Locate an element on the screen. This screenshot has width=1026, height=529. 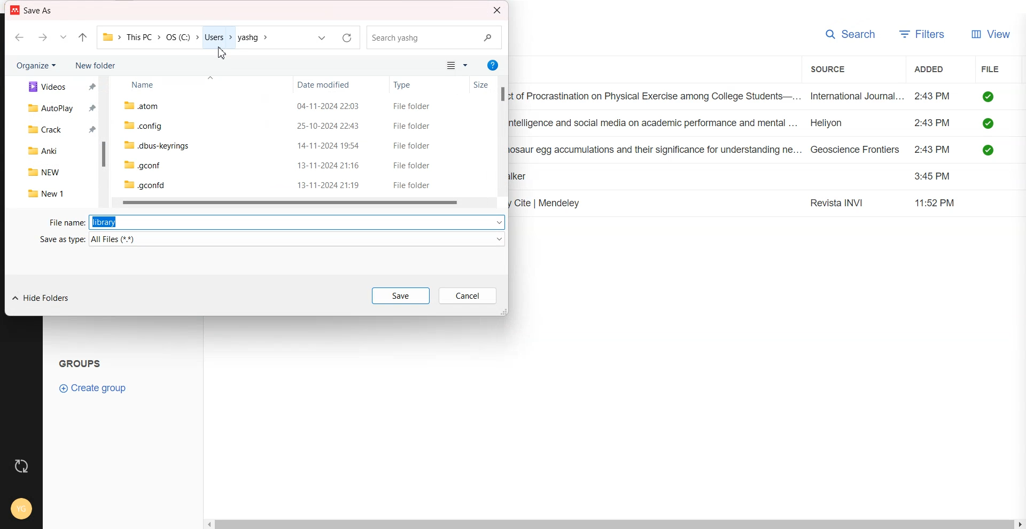
Account is located at coordinates (21, 510).